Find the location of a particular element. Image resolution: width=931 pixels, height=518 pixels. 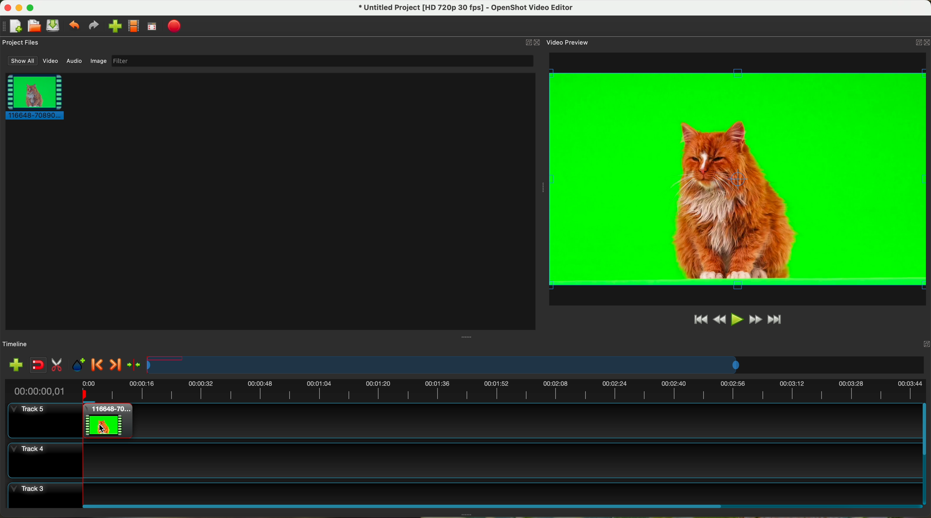

open project is located at coordinates (35, 26).